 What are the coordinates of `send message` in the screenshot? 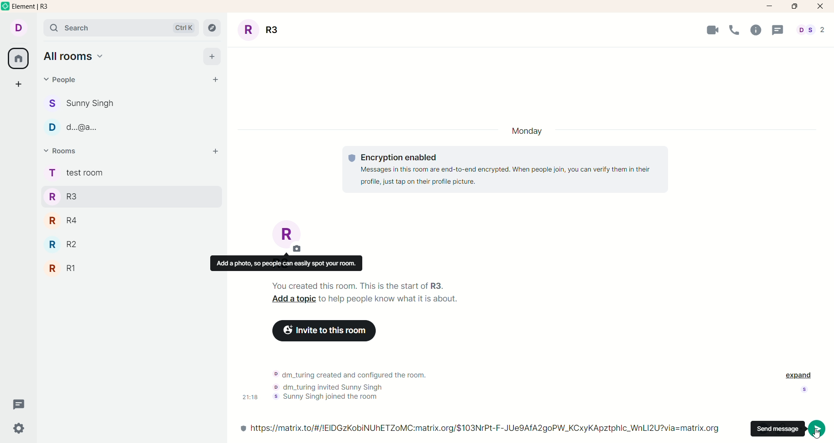 It's located at (778, 429).